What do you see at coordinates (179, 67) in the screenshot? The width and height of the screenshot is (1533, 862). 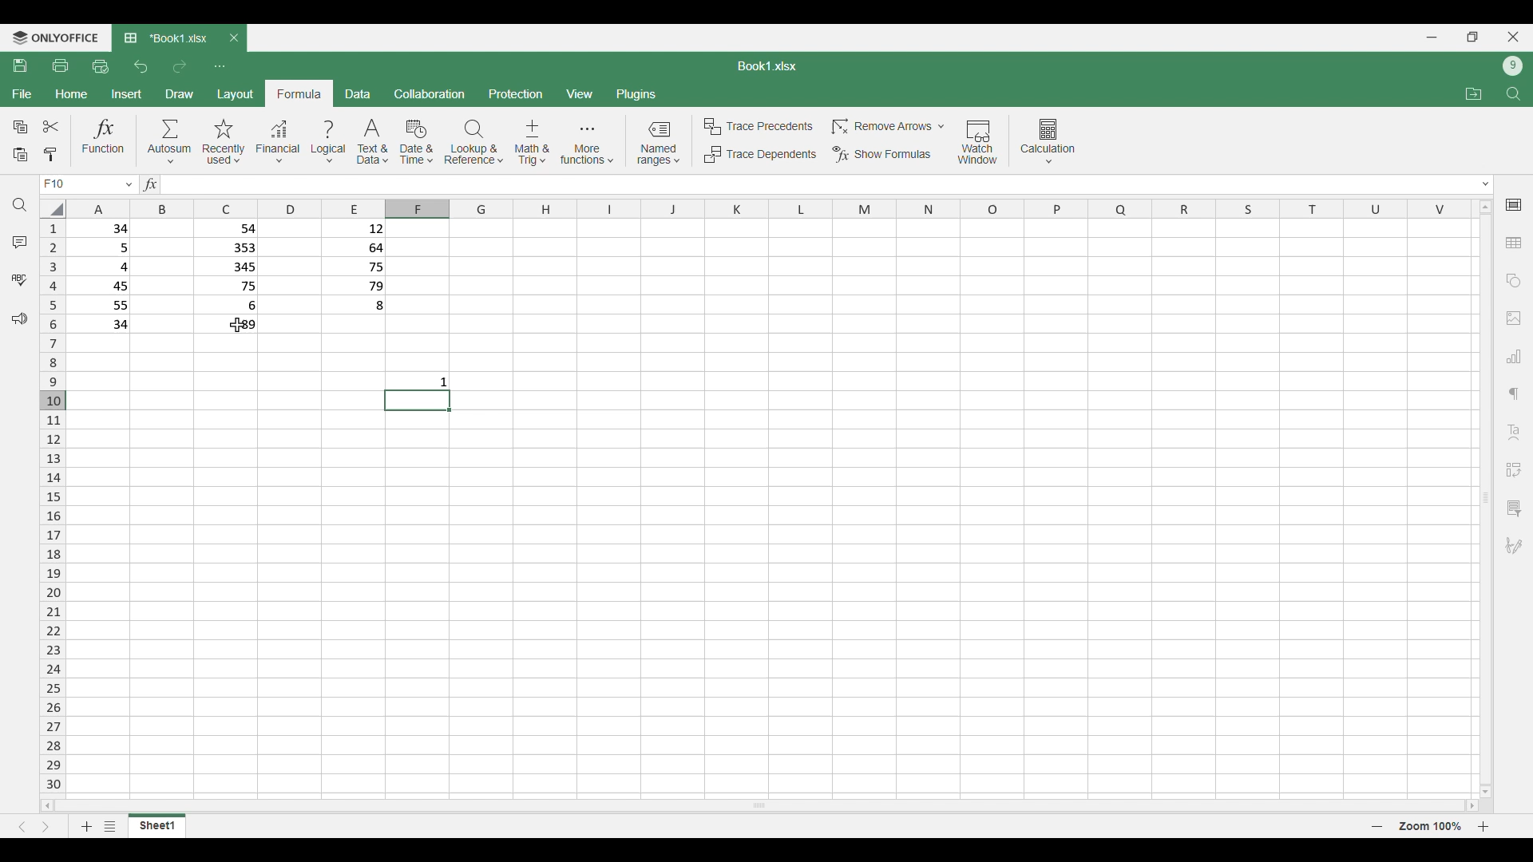 I see `Redo` at bounding box center [179, 67].